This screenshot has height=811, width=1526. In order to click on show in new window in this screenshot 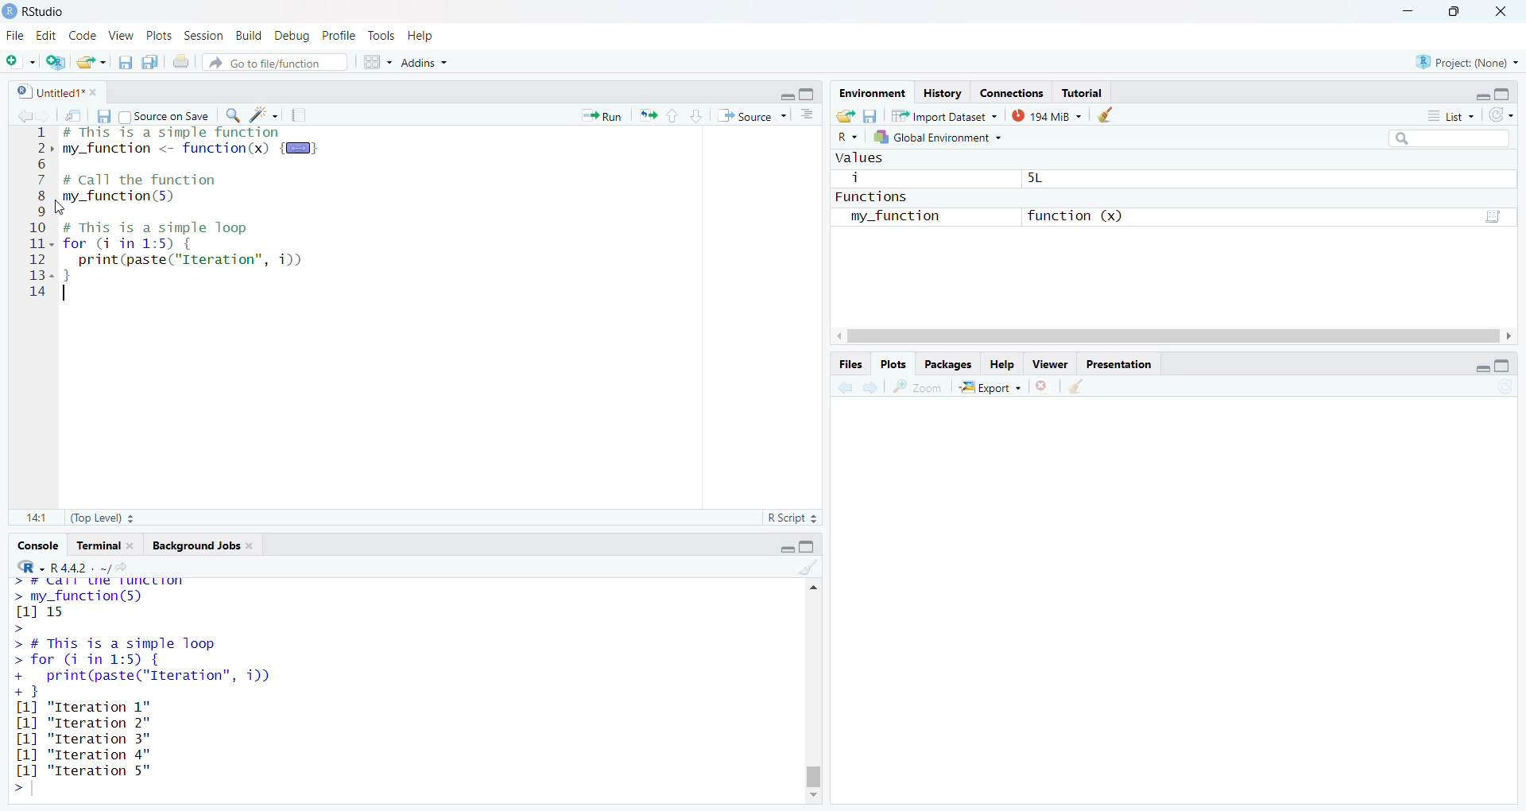, I will do `click(75, 114)`.